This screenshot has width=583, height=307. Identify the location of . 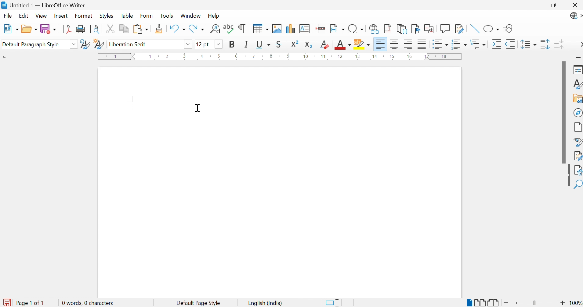
(196, 29).